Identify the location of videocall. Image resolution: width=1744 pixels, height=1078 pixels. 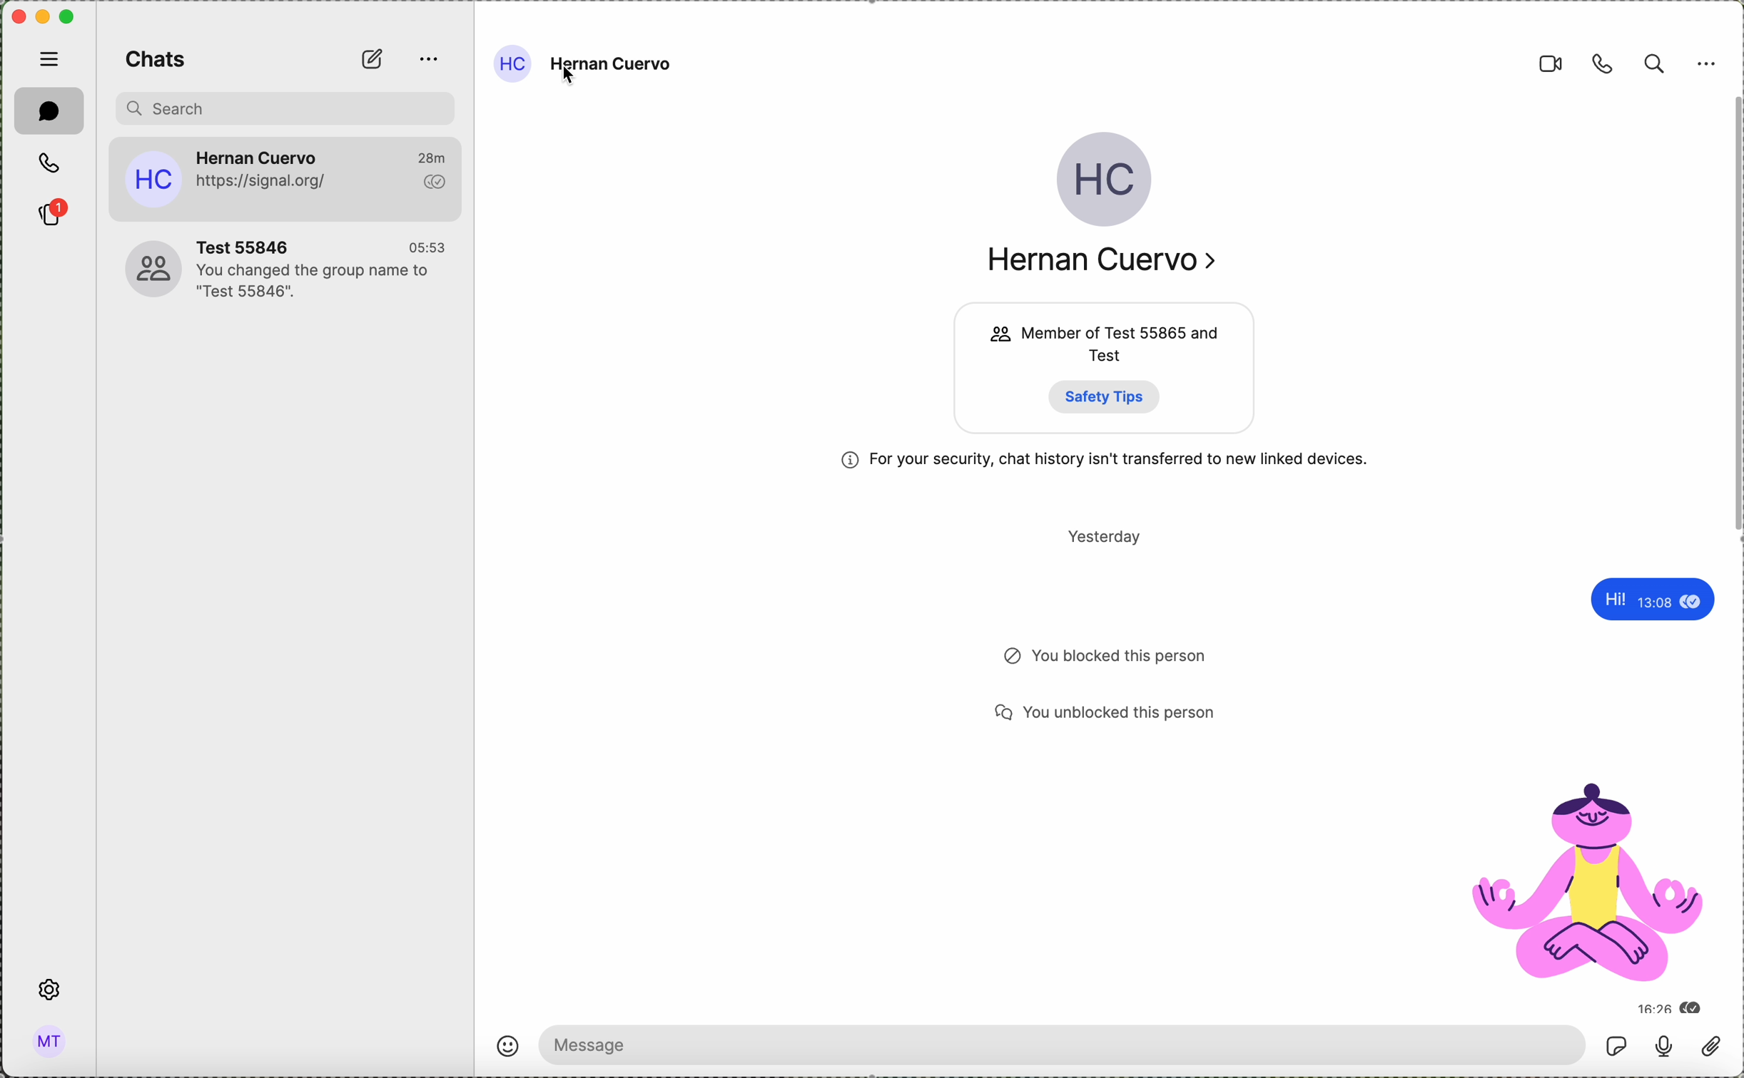
(1553, 63).